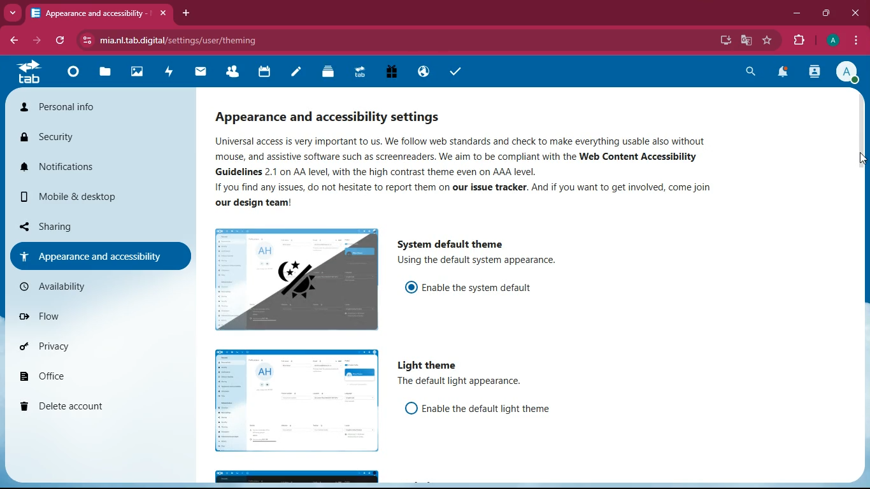  Describe the element at coordinates (495, 408) in the screenshot. I see `enable` at that location.